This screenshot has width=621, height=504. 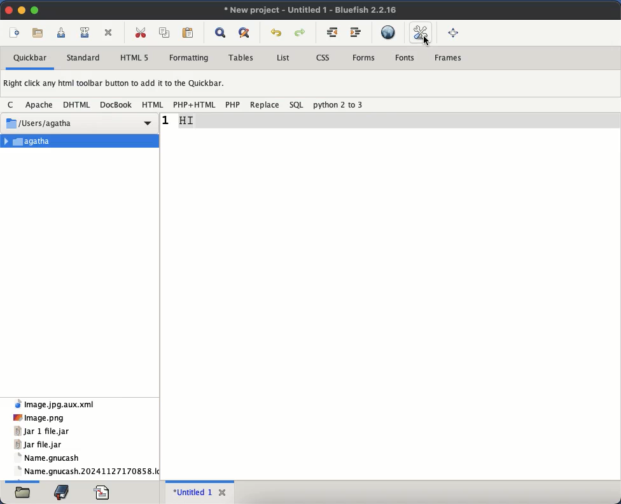 I want to click on quickbar, so click(x=31, y=57).